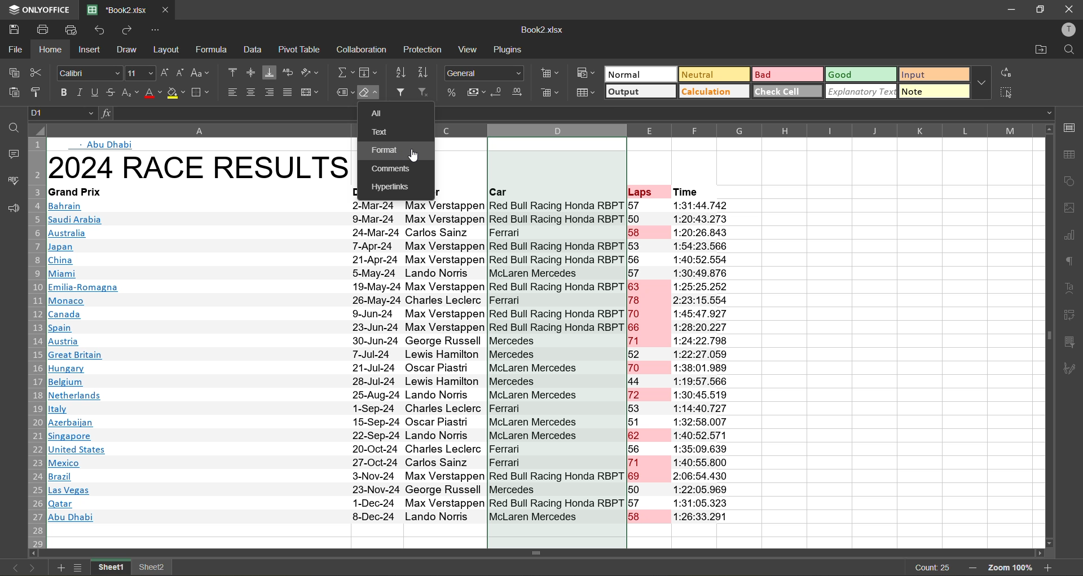 The image size is (1083, 576). I want to click on align right, so click(268, 92).